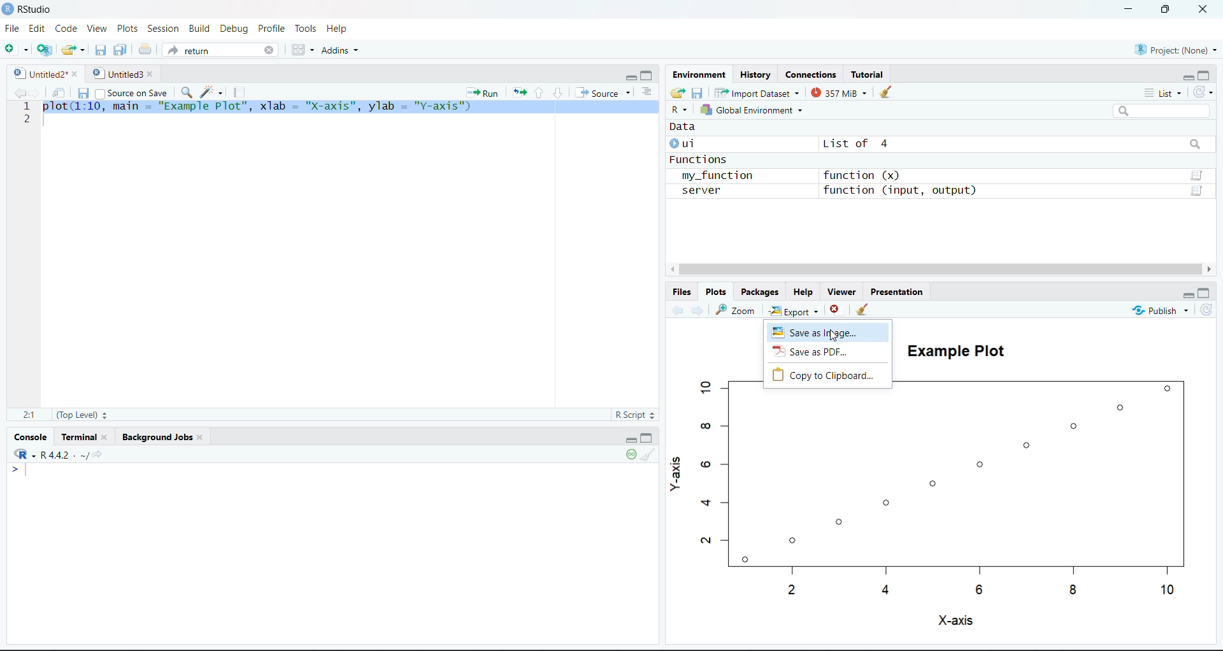 Image resolution: width=1223 pixels, height=651 pixels. Describe the element at coordinates (37, 29) in the screenshot. I see `Edit` at that location.